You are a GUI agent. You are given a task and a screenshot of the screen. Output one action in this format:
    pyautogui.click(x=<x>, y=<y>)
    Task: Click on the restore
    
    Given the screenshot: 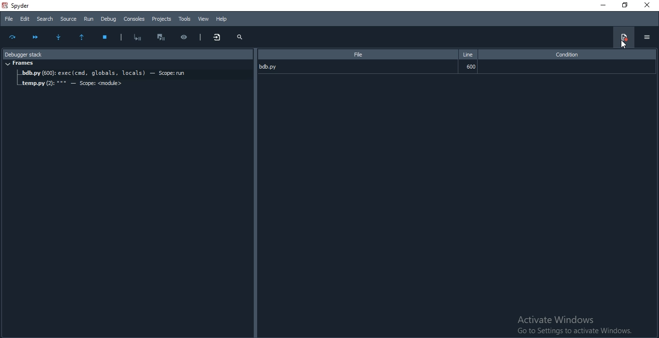 What is the action you would take?
    pyautogui.click(x=622, y=5)
    